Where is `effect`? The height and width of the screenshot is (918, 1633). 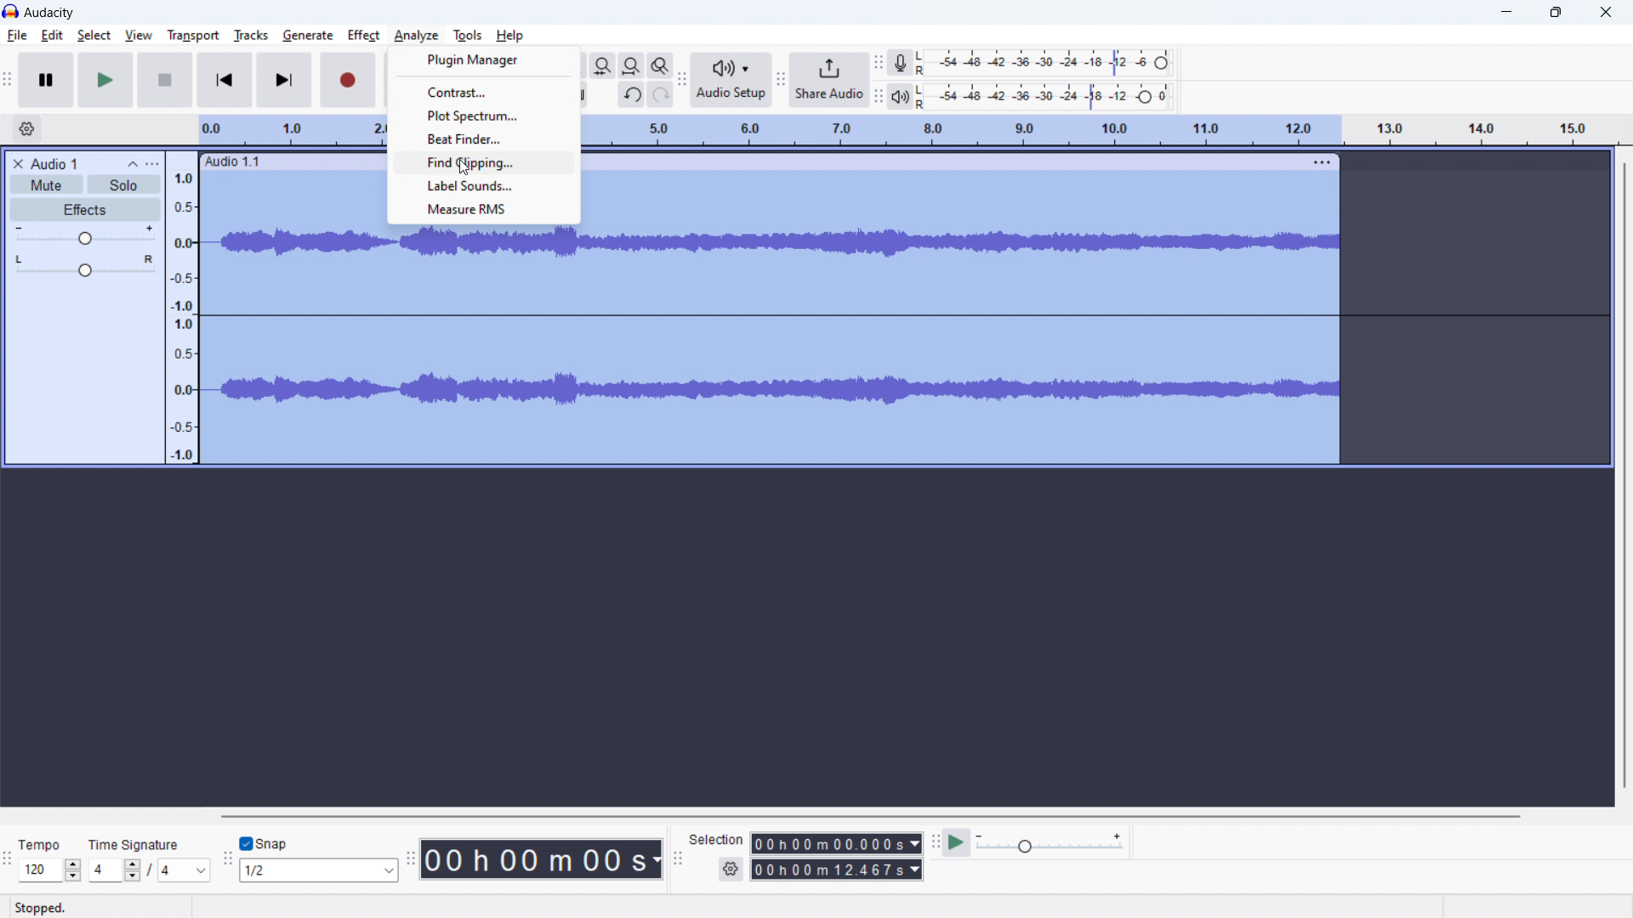 effect is located at coordinates (364, 36).